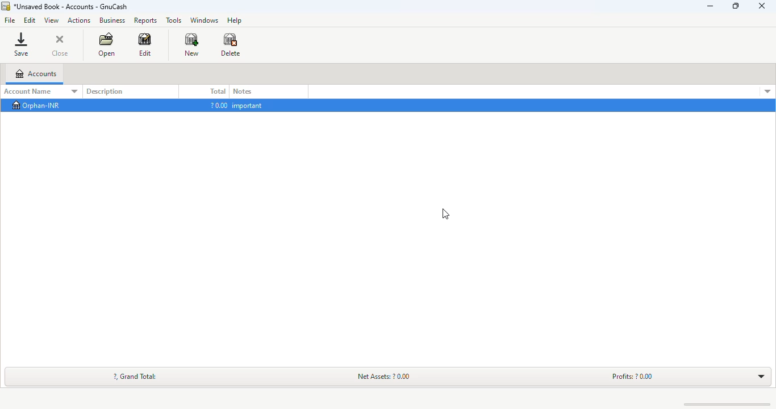 The height and width of the screenshot is (409, 776). I want to click on notes, so click(243, 91).